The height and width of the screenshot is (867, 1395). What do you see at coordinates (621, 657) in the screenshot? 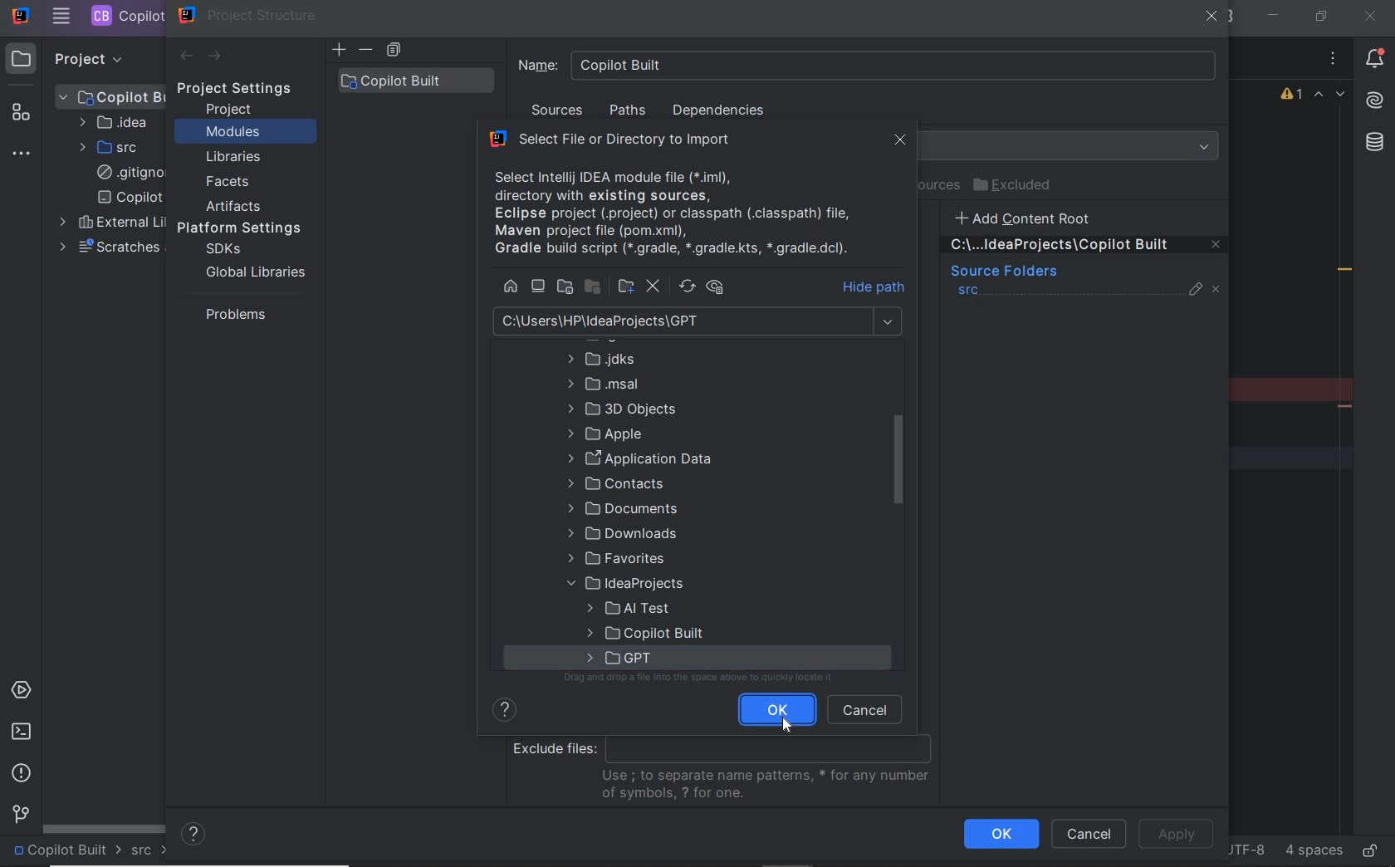
I see `folder` at bounding box center [621, 657].